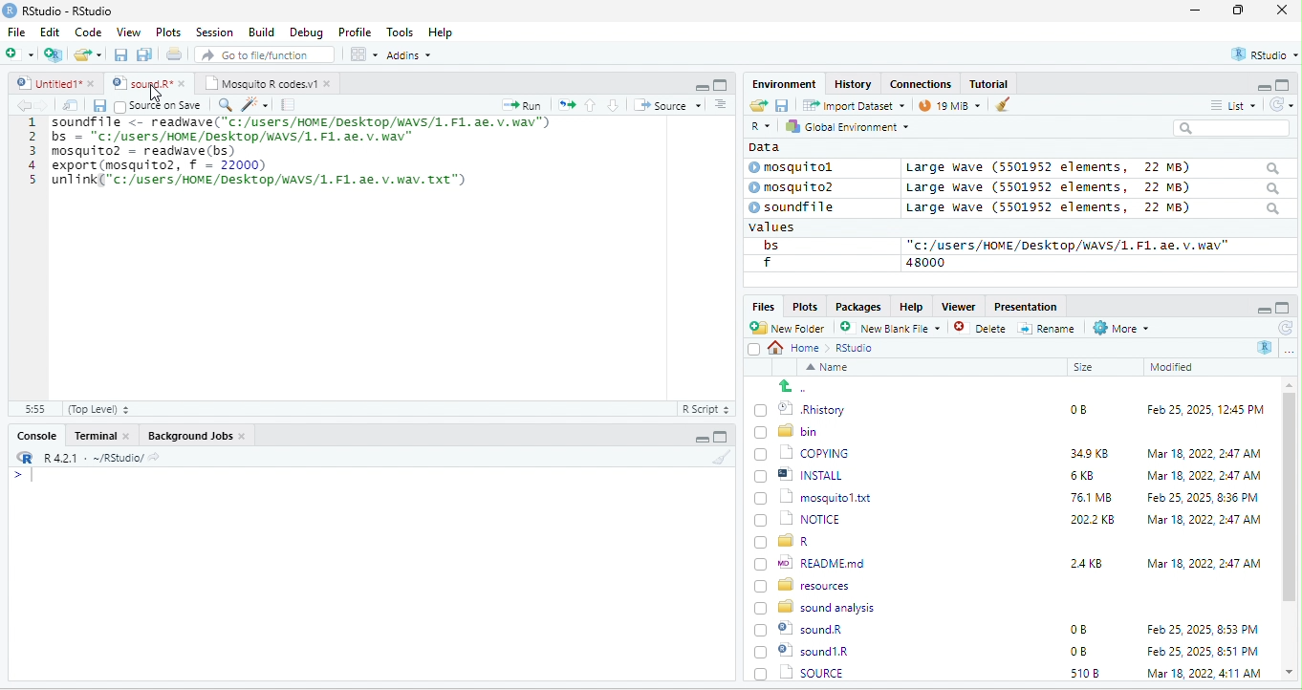  I want to click on bs, so click(768, 245).